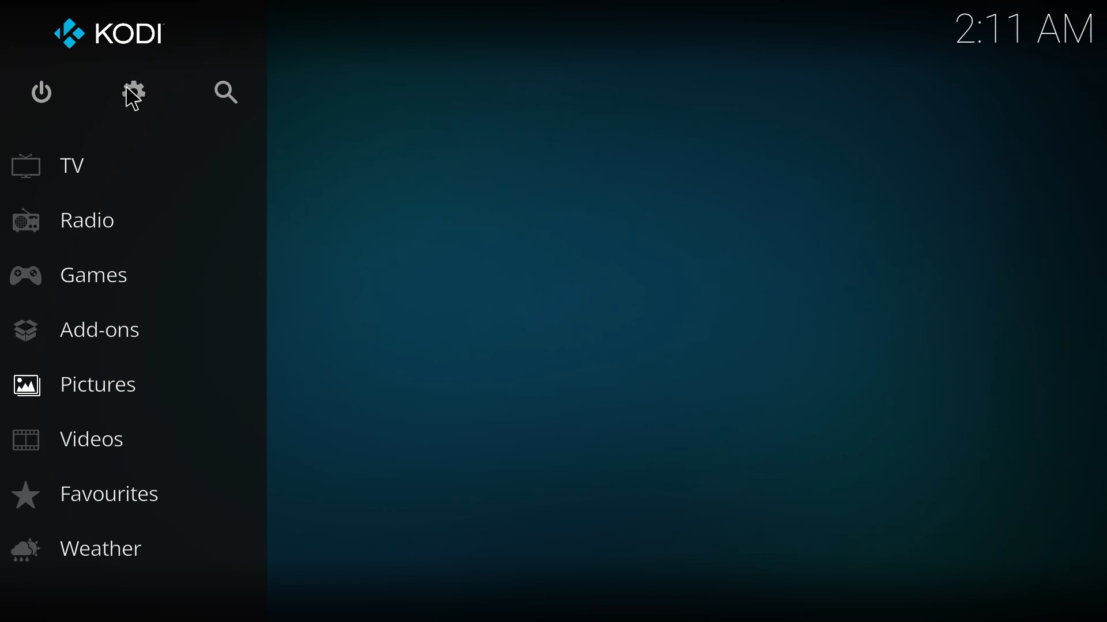 Image resolution: width=1107 pixels, height=622 pixels. What do you see at coordinates (77, 385) in the screenshot?
I see `pictures` at bounding box center [77, 385].